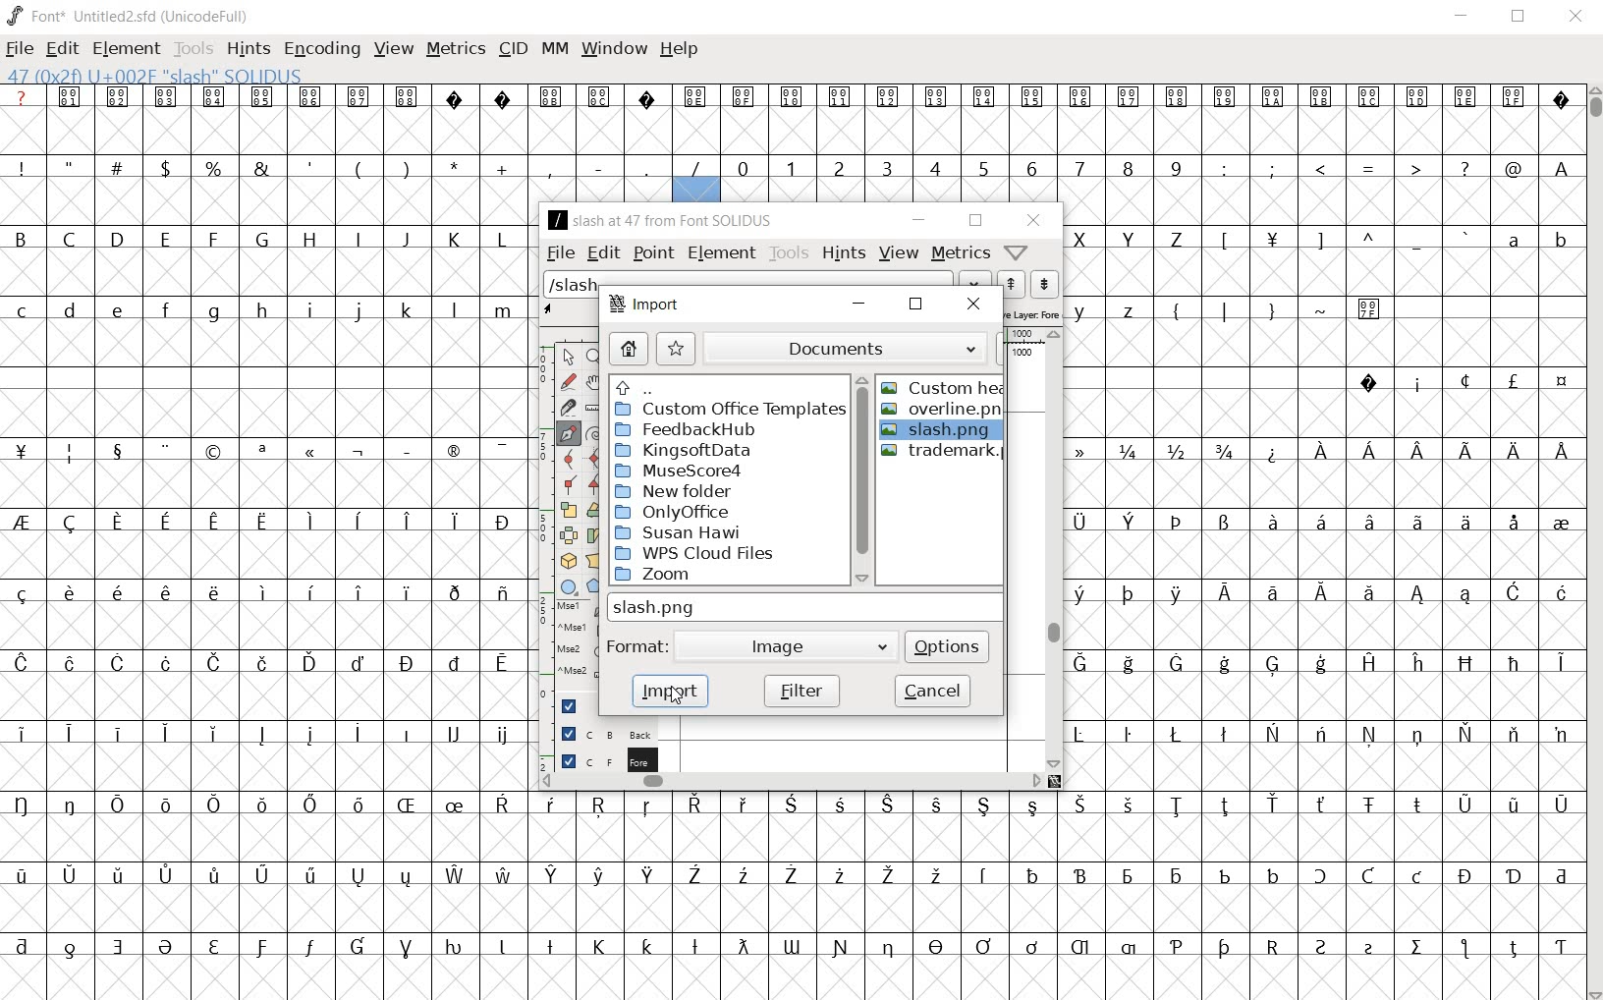 Image resolution: width=1603 pixels, height=1000 pixels. I want to click on , so click(789, 944).